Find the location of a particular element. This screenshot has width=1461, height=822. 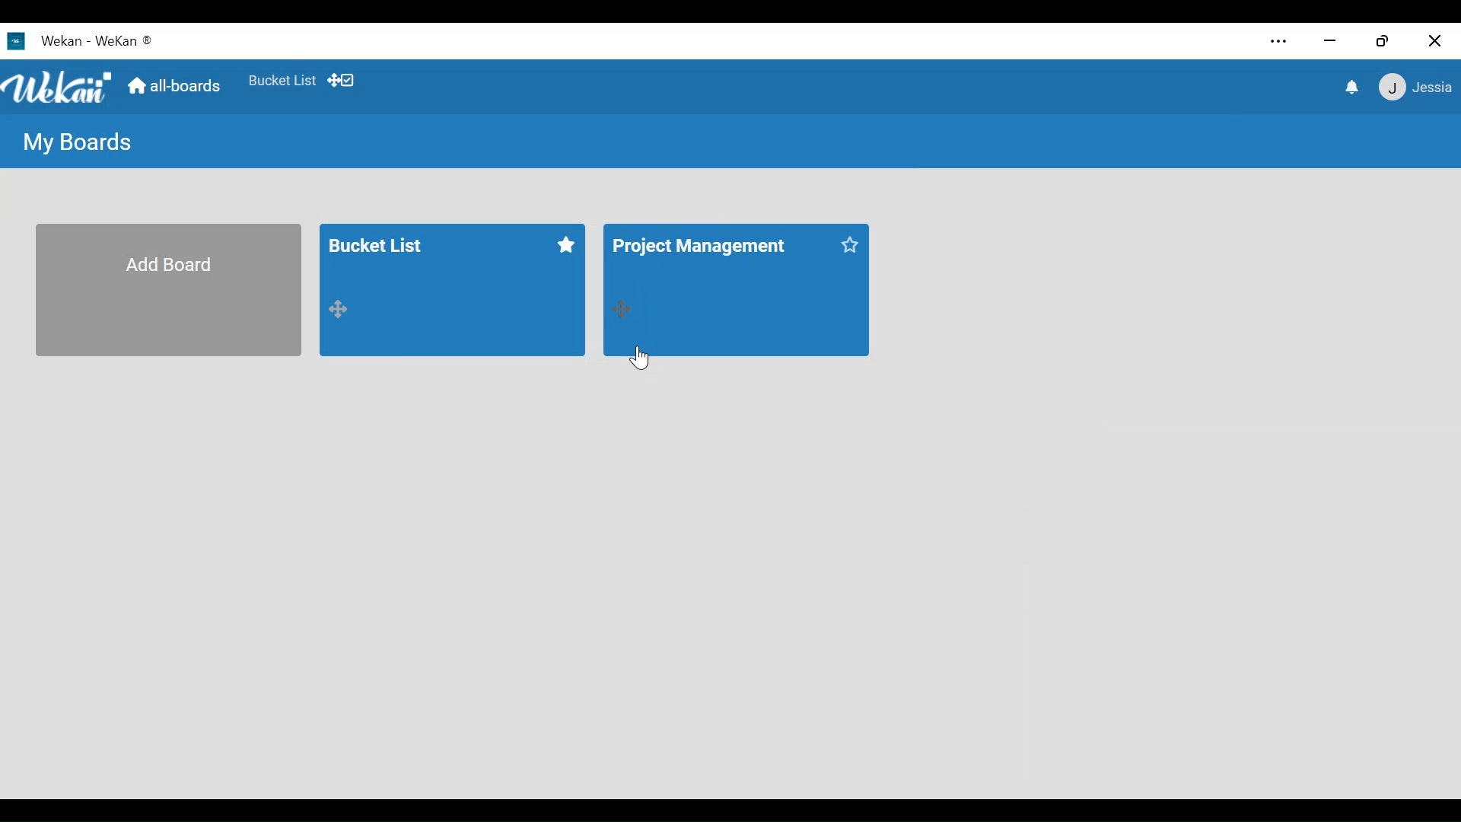

Bucket list is located at coordinates (452, 290).